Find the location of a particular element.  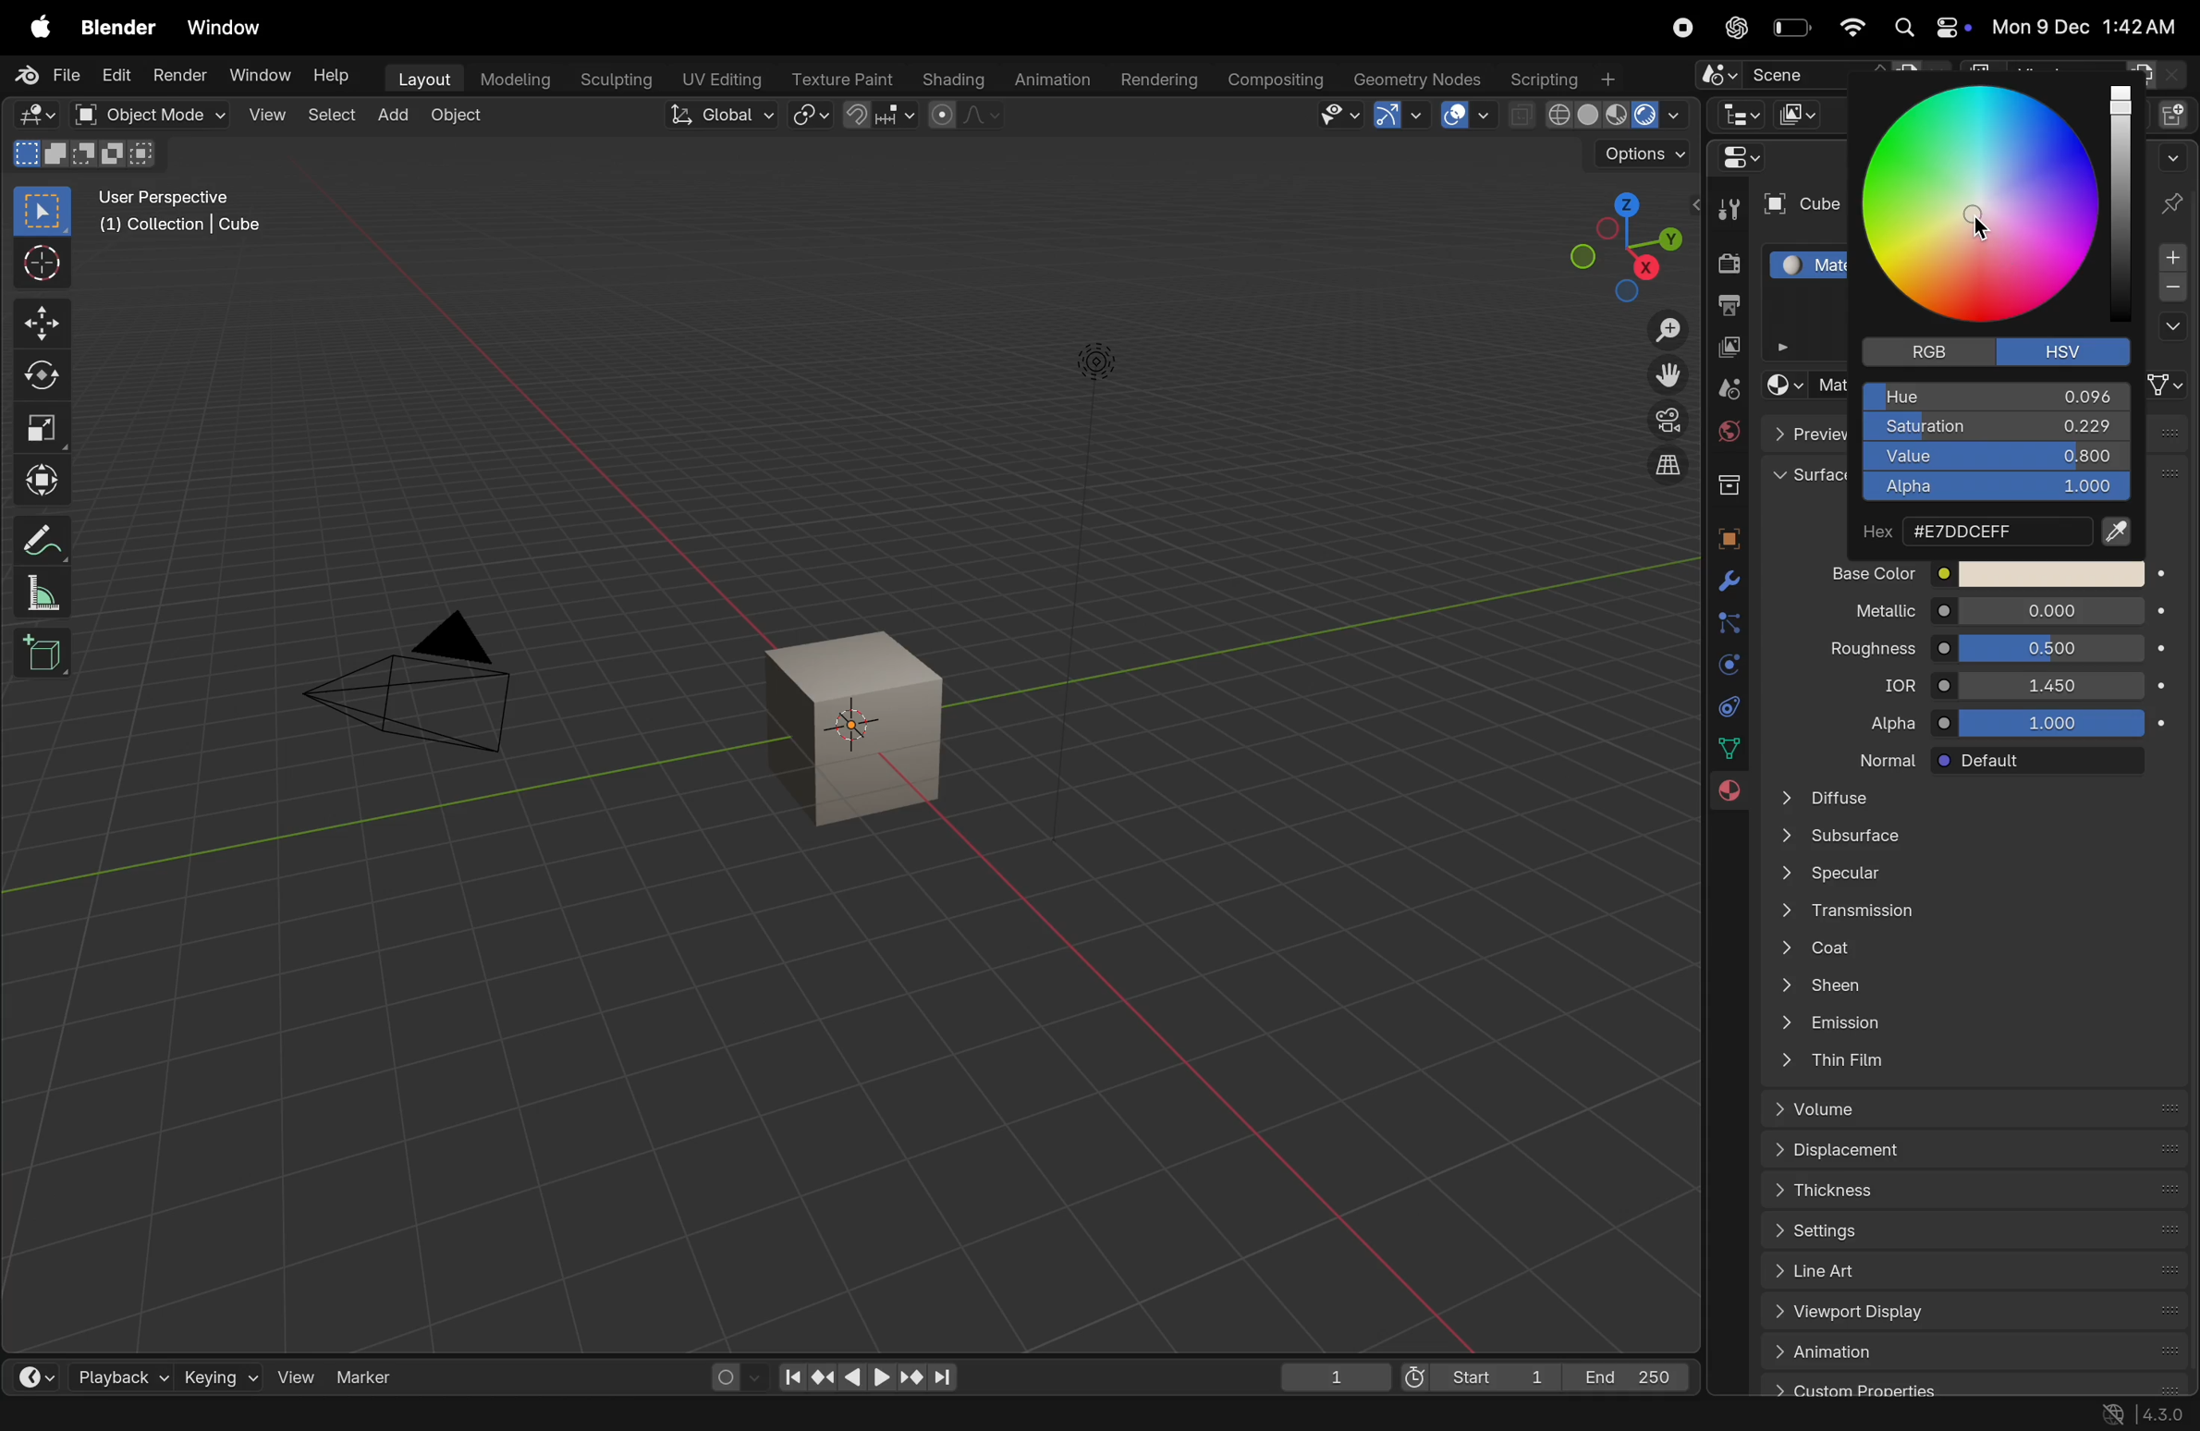

emmision is located at coordinates (1968, 1026).